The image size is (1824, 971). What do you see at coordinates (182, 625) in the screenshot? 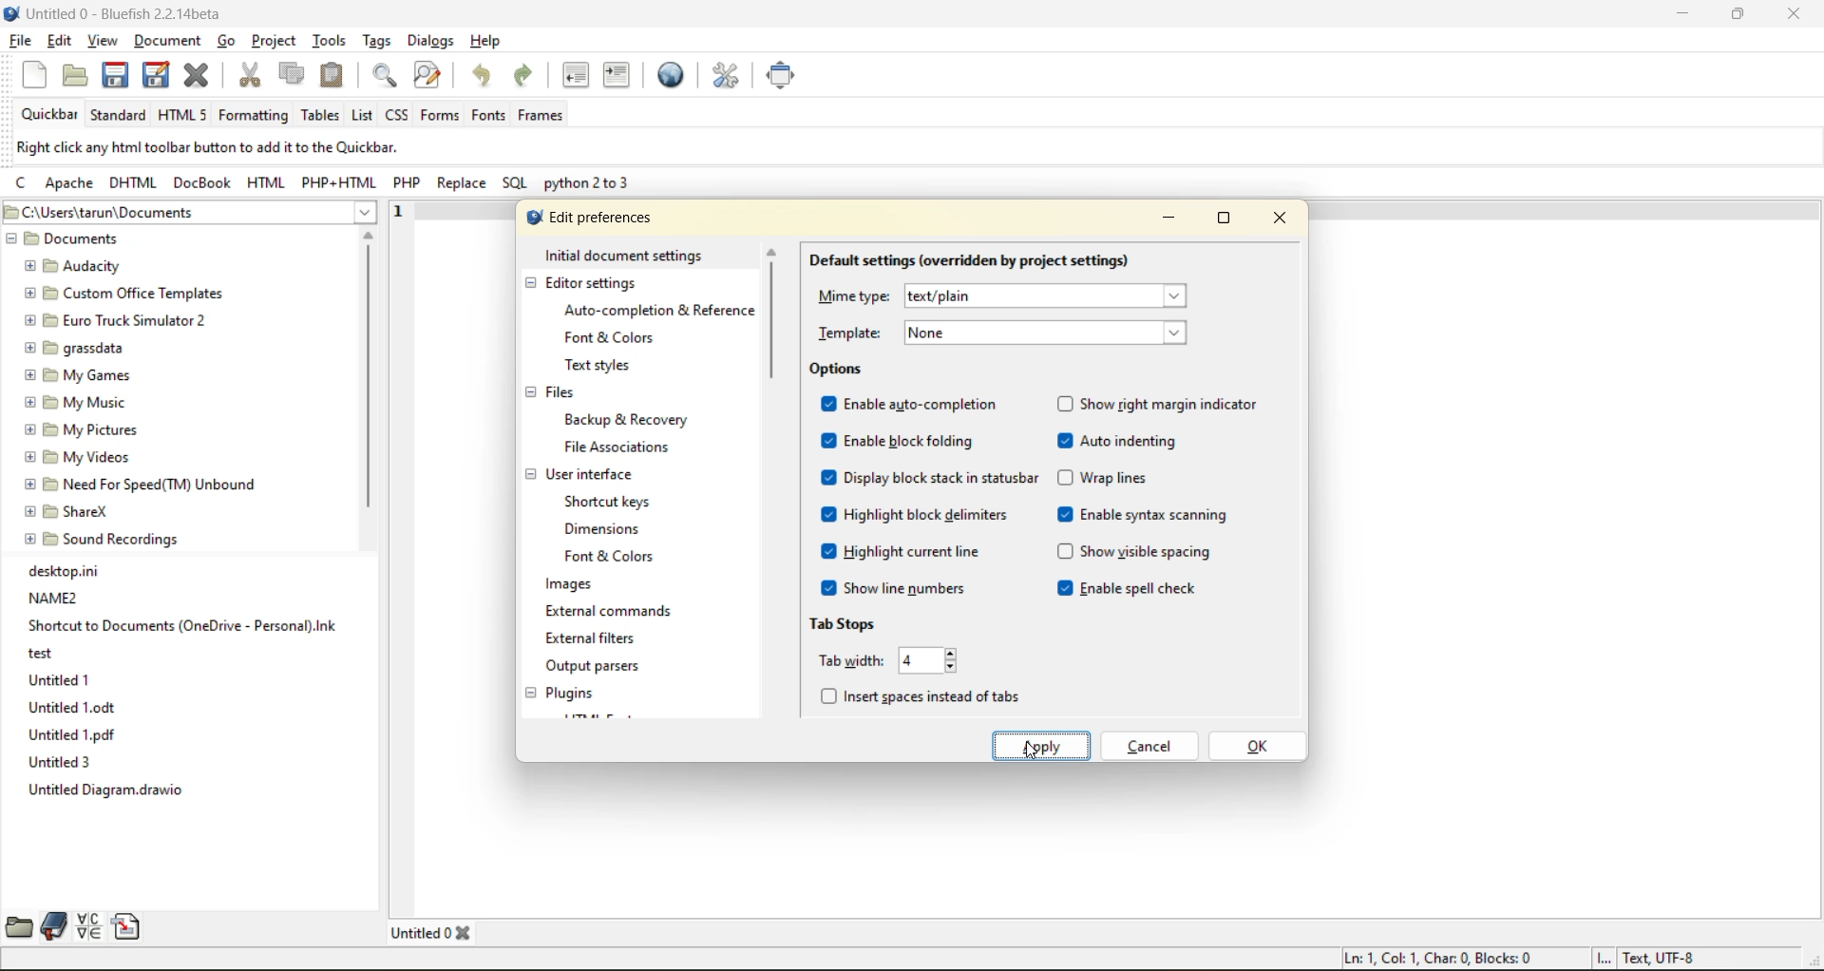
I see `Shortcut to Documents (OneDrive - Personal).Ink` at bounding box center [182, 625].